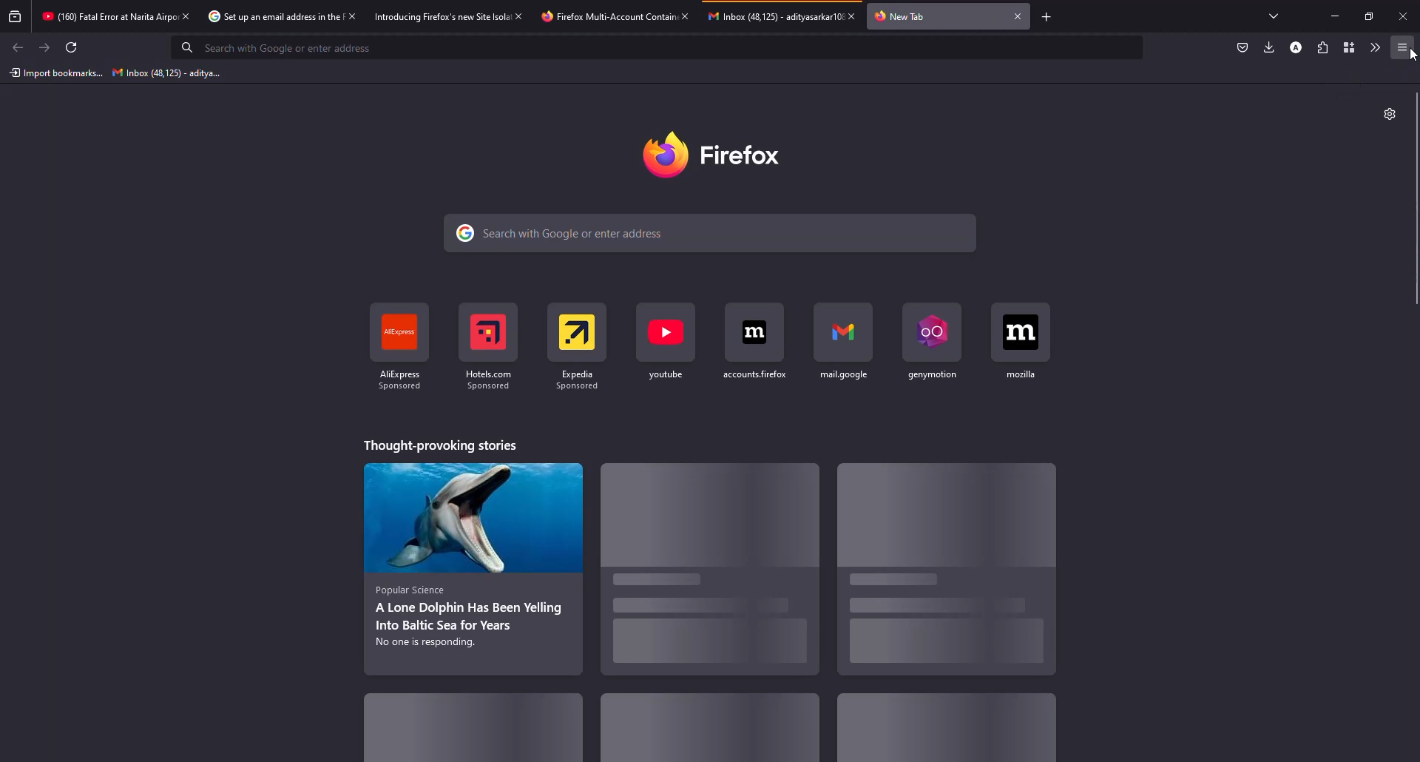 The height and width of the screenshot is (762, 1420). I want to click on cursor, so click(1411, 56).